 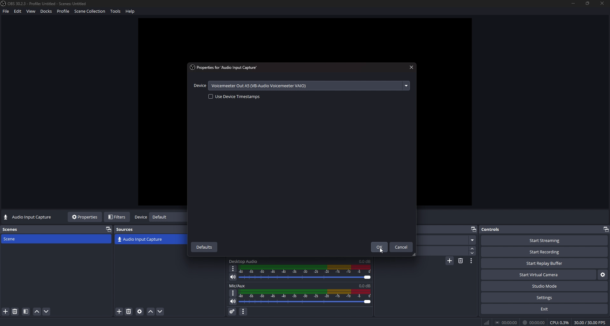 What do you see at coordinates (544, 309) in the screenshot?
I see `exit` at bounding box center [544, 309].